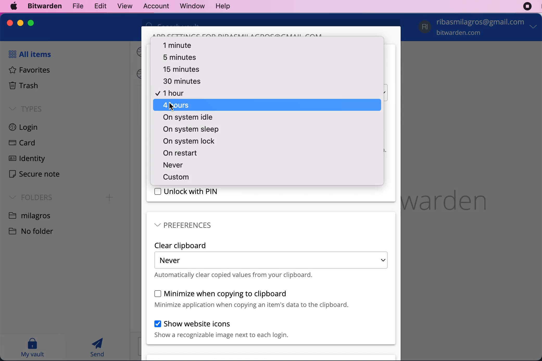 This screenshot has height=361, width=542. What do you see at coordinates (181, 57) in the screenshot?
I see `5 minutes` at bounding box center [181, 57].